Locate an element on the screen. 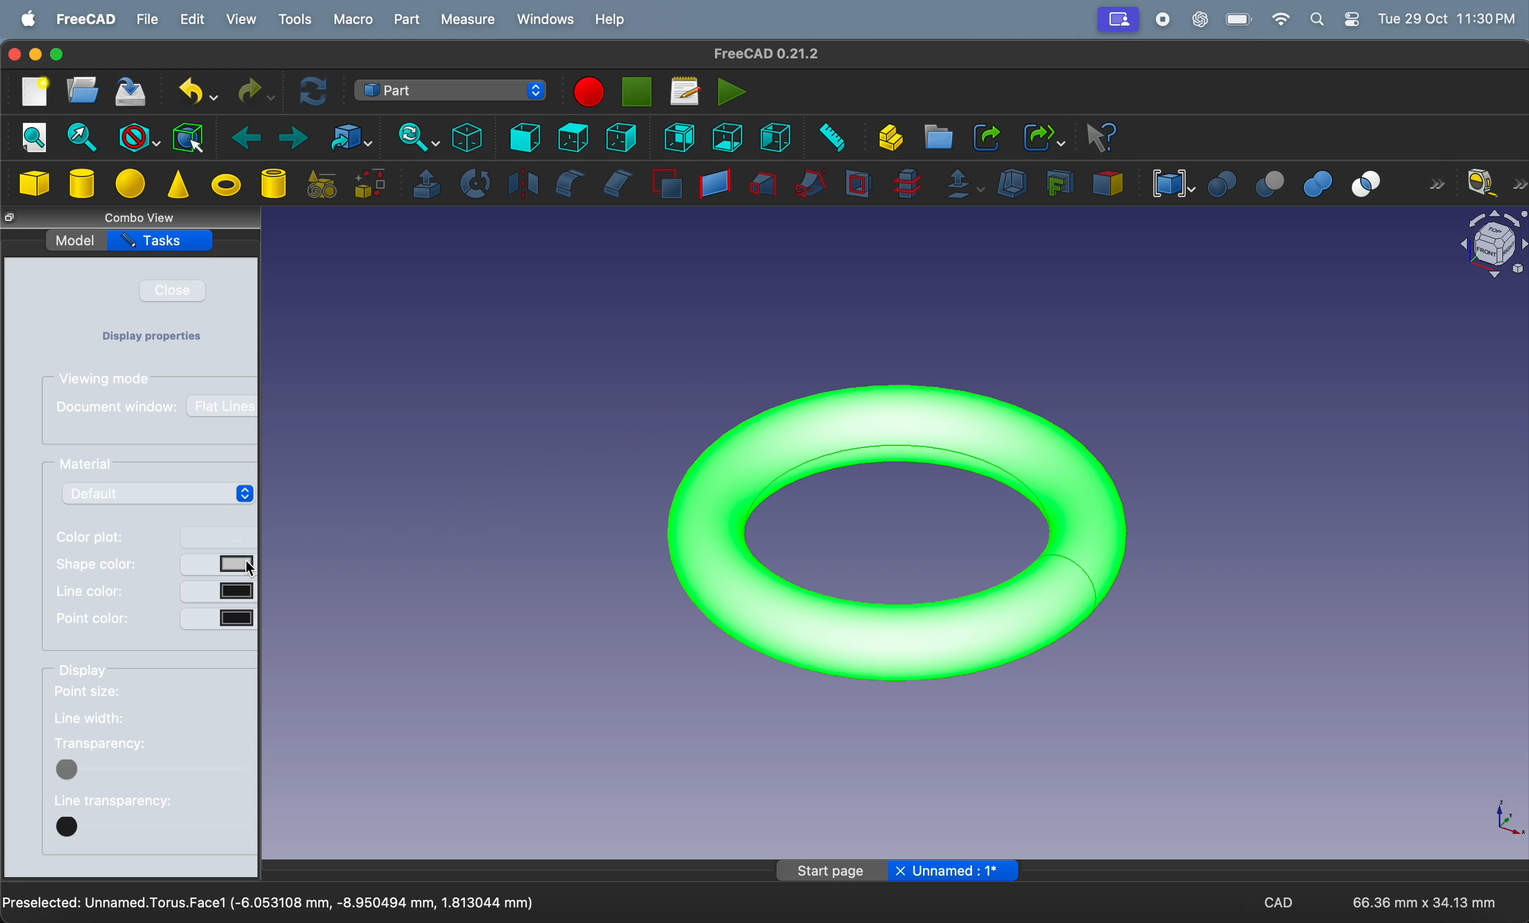 This screenshot has height=923, width=1529. color plot is located at coordinates (99, 536).